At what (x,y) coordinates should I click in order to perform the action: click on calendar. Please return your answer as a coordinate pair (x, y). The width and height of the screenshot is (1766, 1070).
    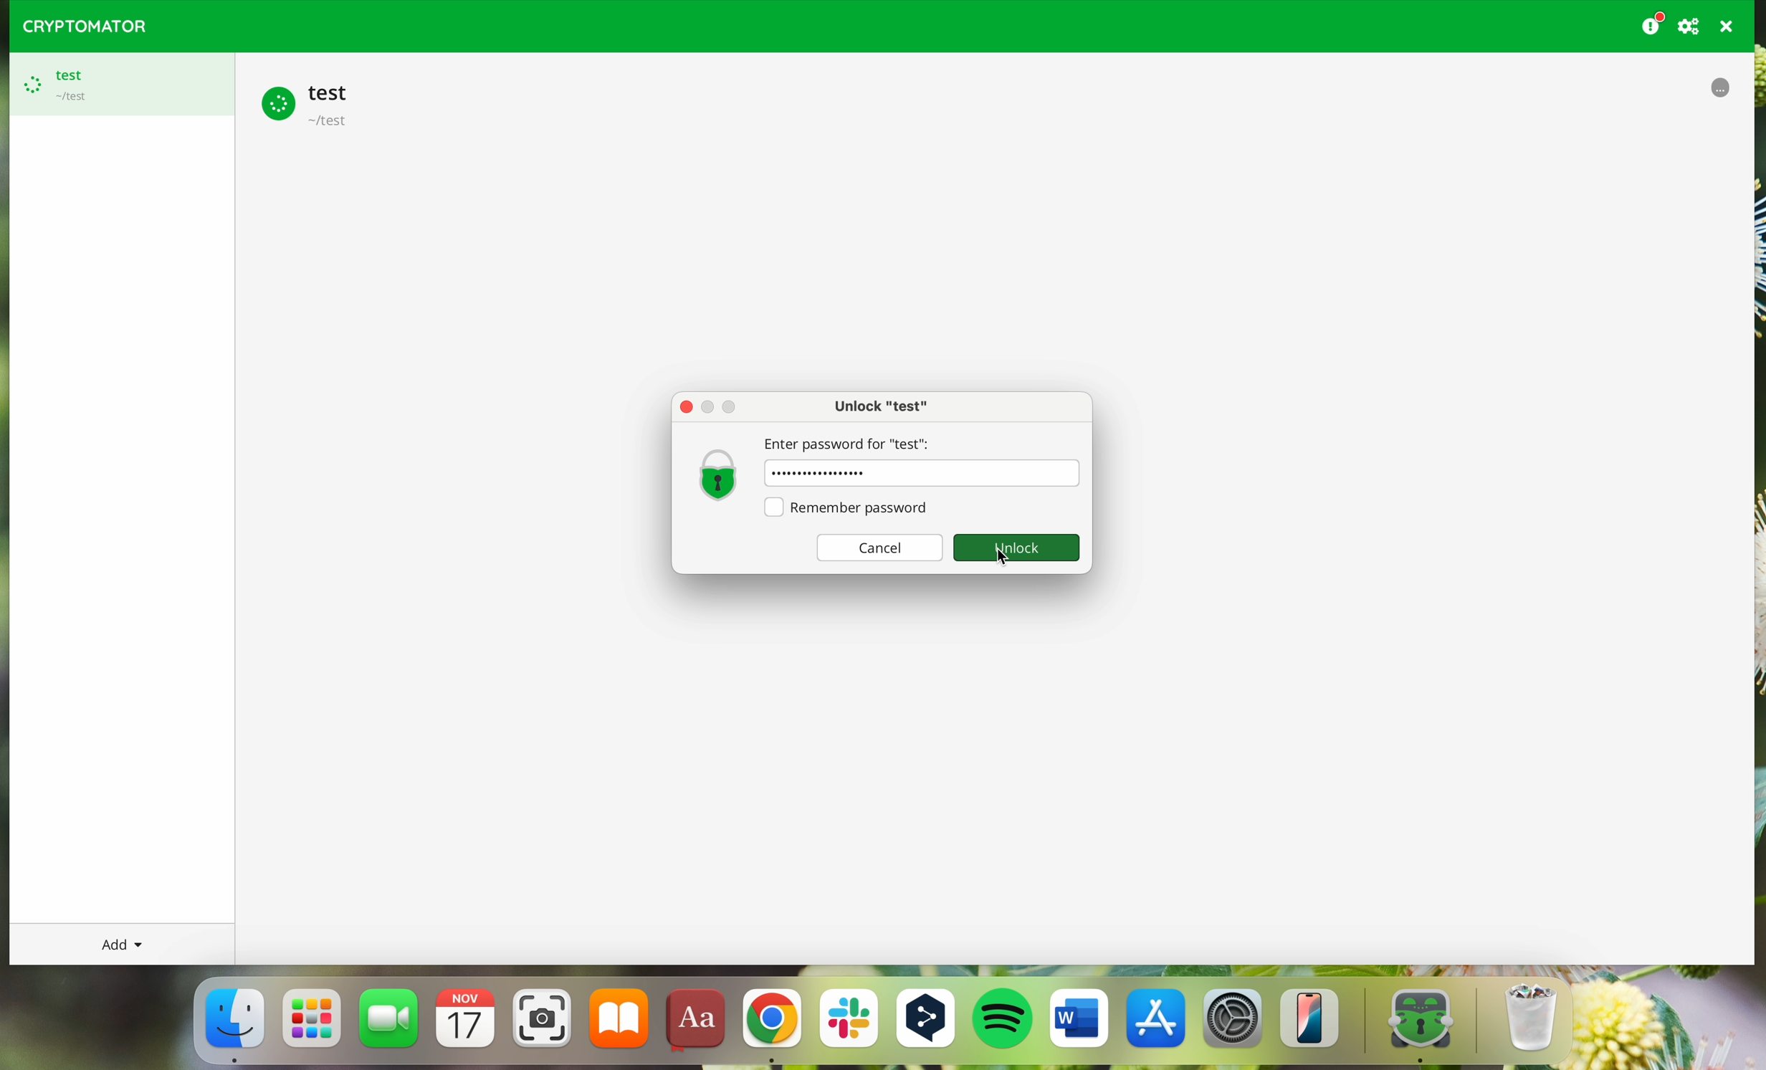
    Looking at the image, I should click on (468, 1024).